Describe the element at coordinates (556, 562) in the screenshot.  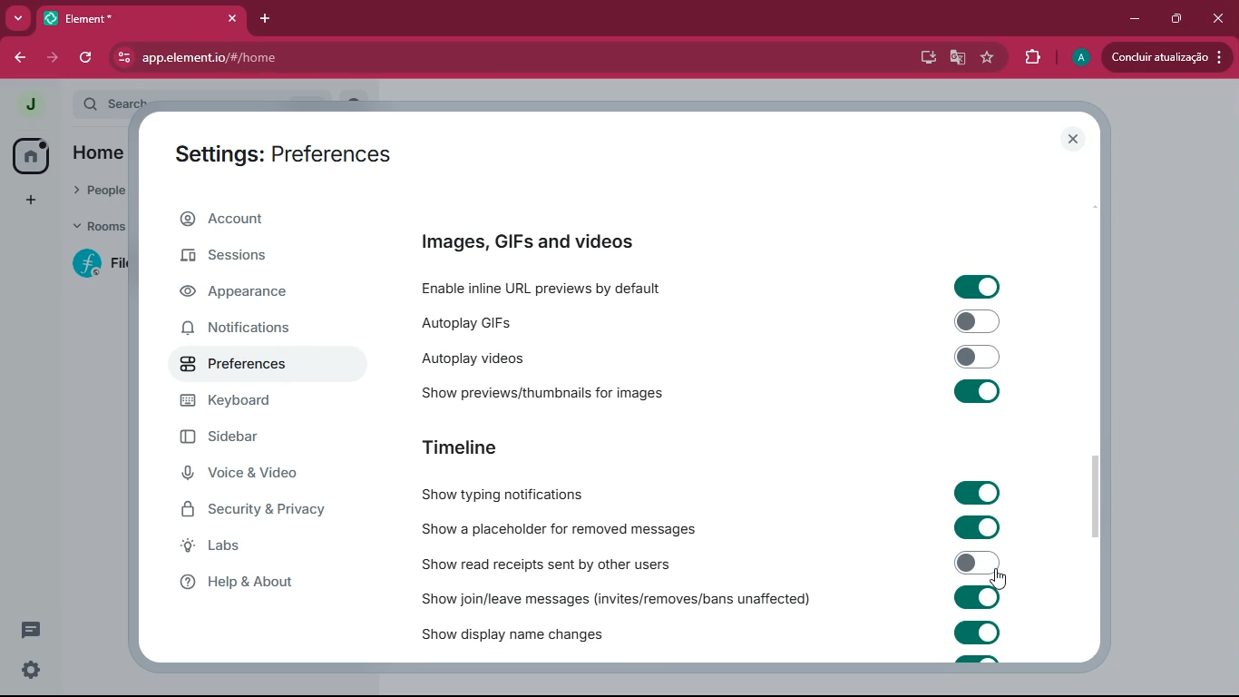
I see `show read receipts sent by others users` at that location.